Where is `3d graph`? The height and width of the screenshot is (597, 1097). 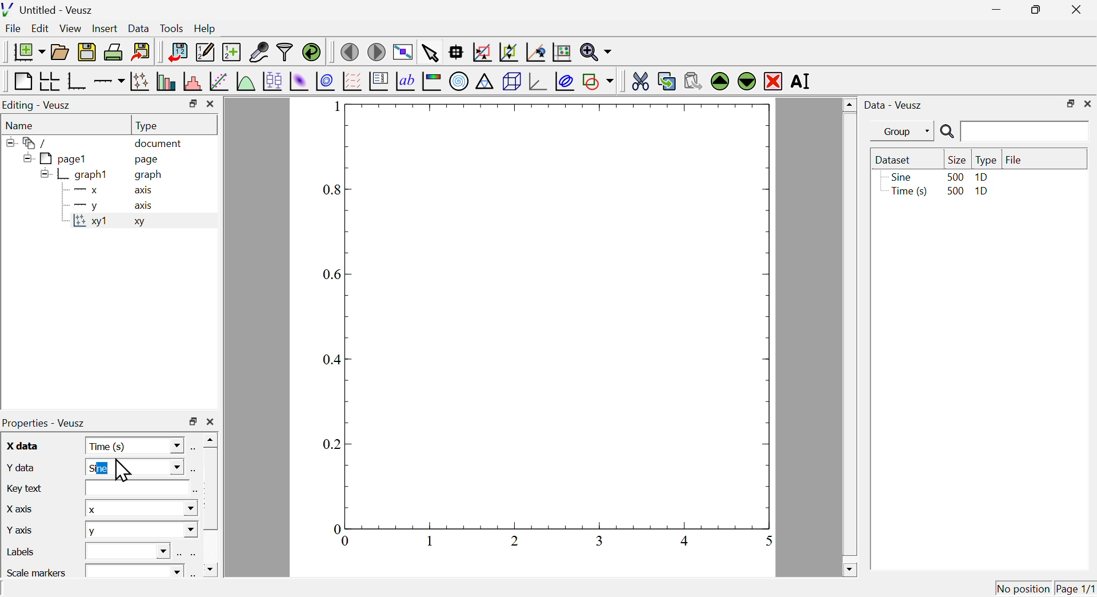
3d graph is located at coordinates (538, 82).